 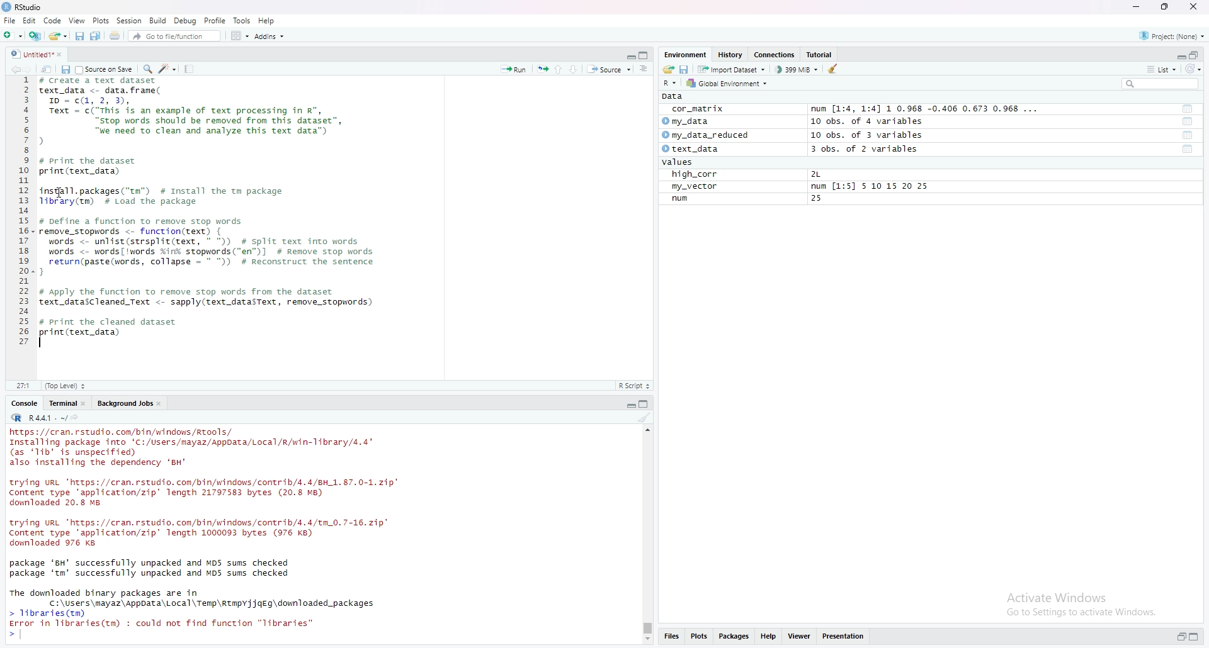 I want to click on R.4.4.1, so click(x=38, y=418).